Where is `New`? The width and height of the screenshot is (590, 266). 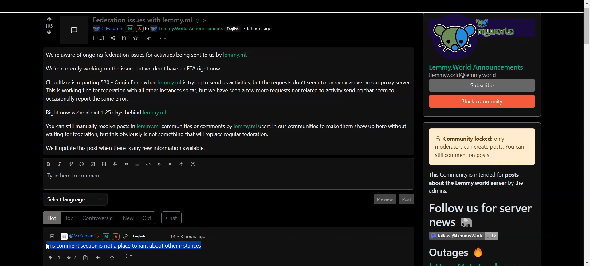 New is located at coordinates (128, 218).